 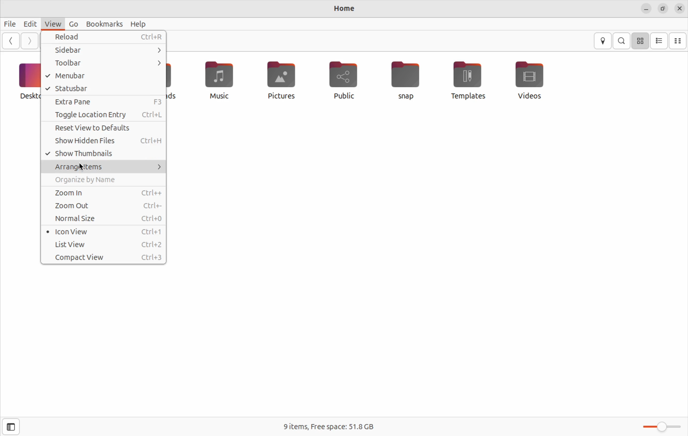 What do you see at coordinates (103, 232) in the screenshot?
I see `icon view` at bounding box center [103, 232].